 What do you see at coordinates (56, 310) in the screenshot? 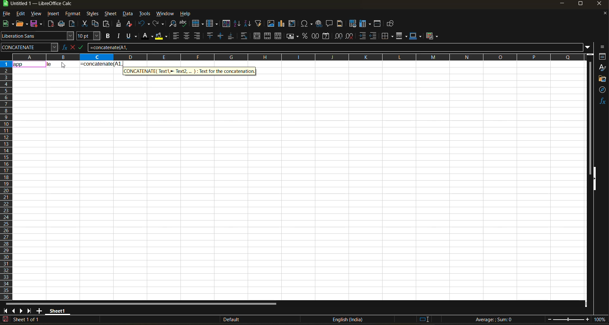
I see `sheet name` at bounding box center [56, 310].